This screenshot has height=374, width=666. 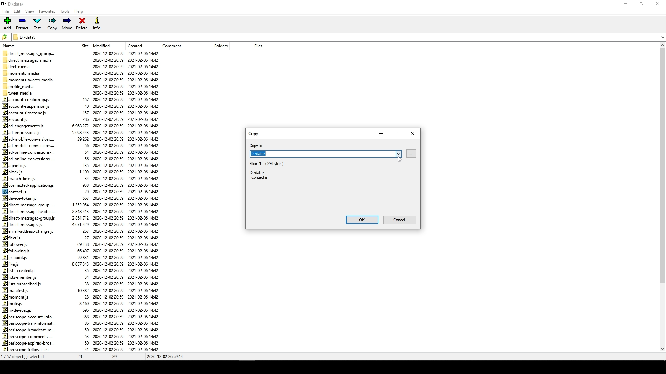 What do you see at coordinates (82, 25) in the screenshot?
I see `Delete` at bounding box center [82, 25].